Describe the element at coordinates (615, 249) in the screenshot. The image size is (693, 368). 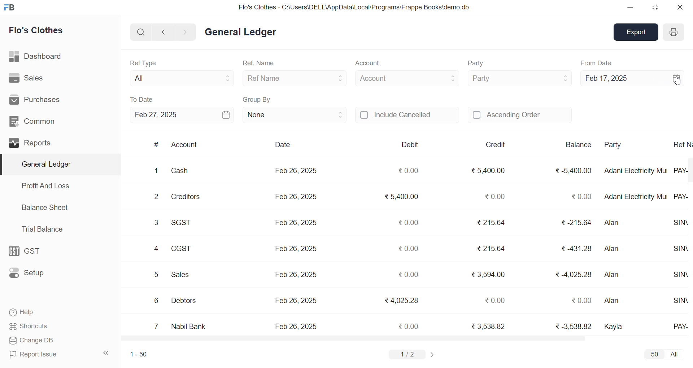
I see `Alan` at that location.